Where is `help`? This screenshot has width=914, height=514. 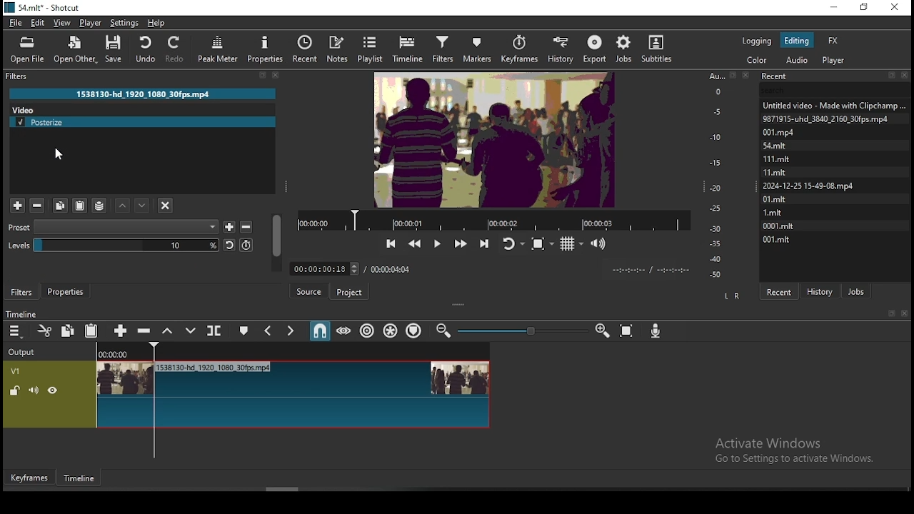
help is located at coordinates (159, 23).